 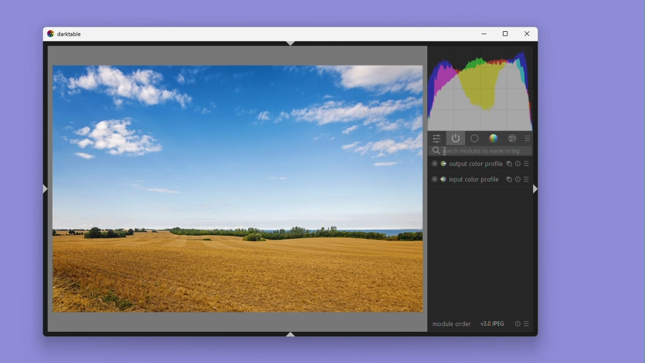 I want to click on Enable/Disable Module Button, so click(x=434, y=178).